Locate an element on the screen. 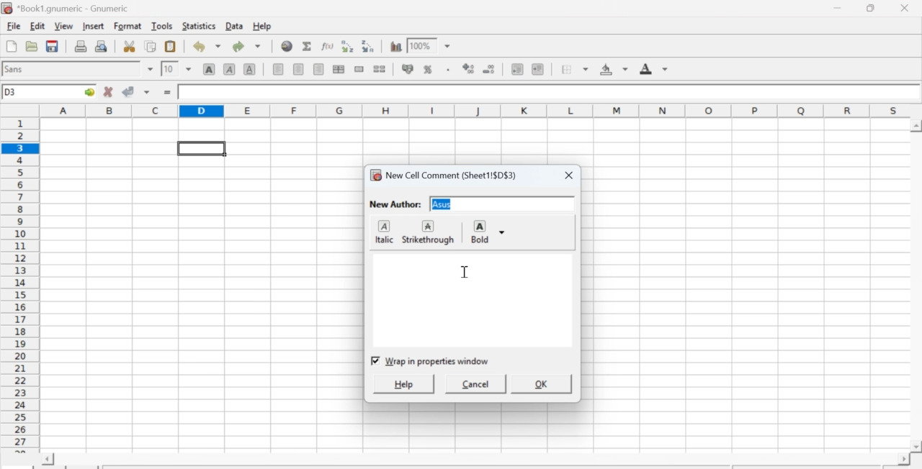  Sort ascending is located at coordinates (347, 47).